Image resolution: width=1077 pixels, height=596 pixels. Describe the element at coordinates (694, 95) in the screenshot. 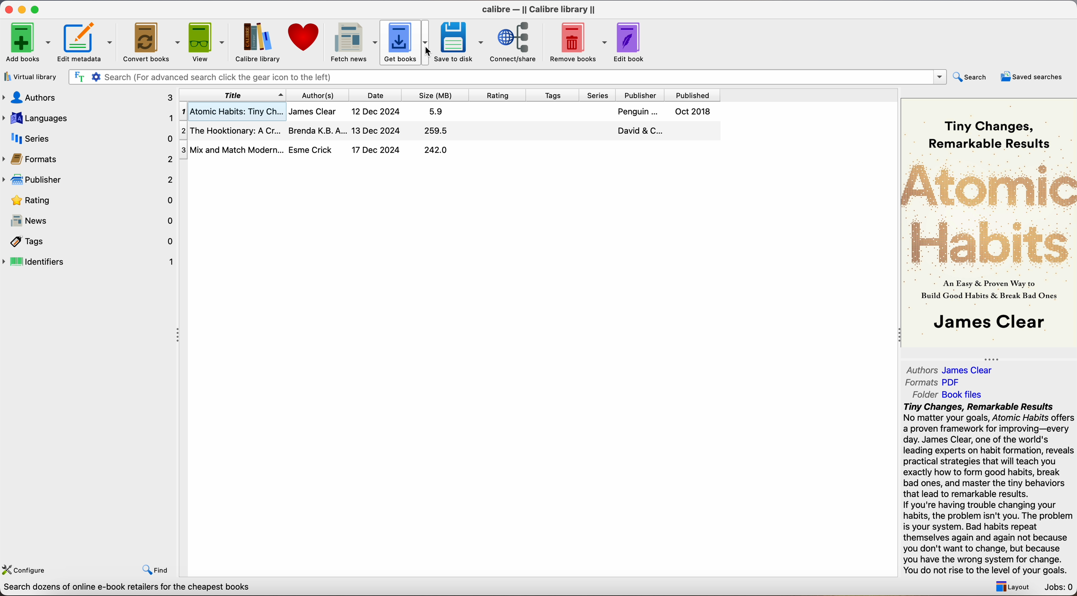

I see `published` at that location.